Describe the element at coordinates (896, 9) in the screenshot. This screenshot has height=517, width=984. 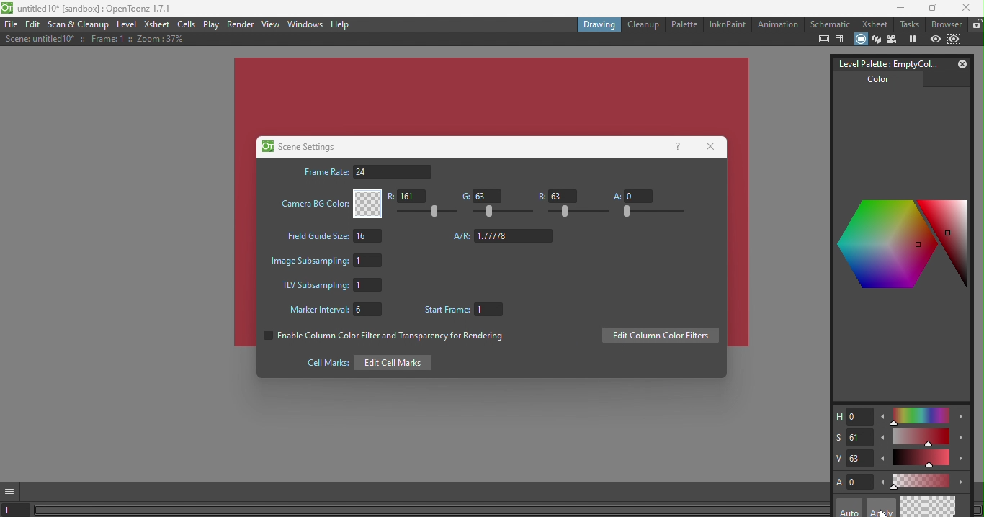
I see `Minimize` at that location.